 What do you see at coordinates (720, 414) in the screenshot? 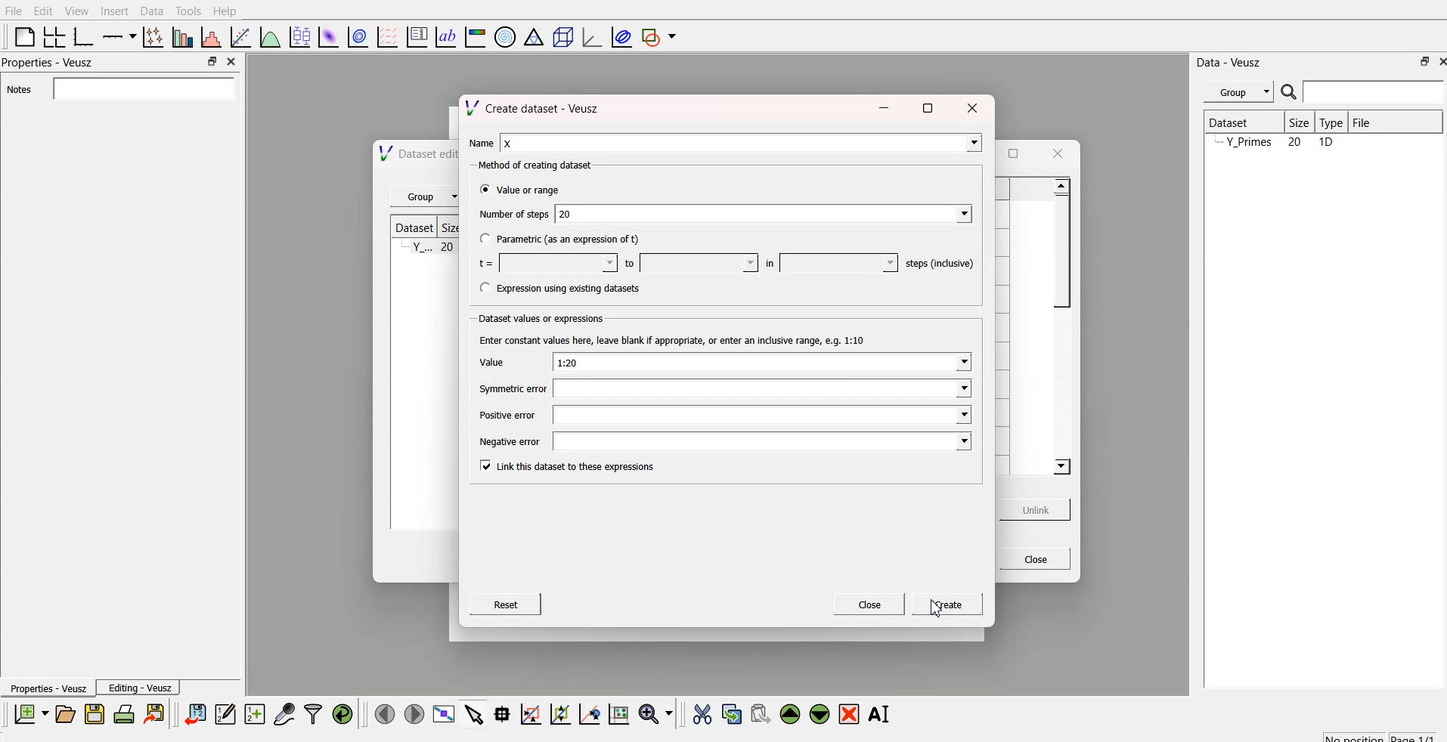
I see `Postveeror ` at bounding box center [720, 414].